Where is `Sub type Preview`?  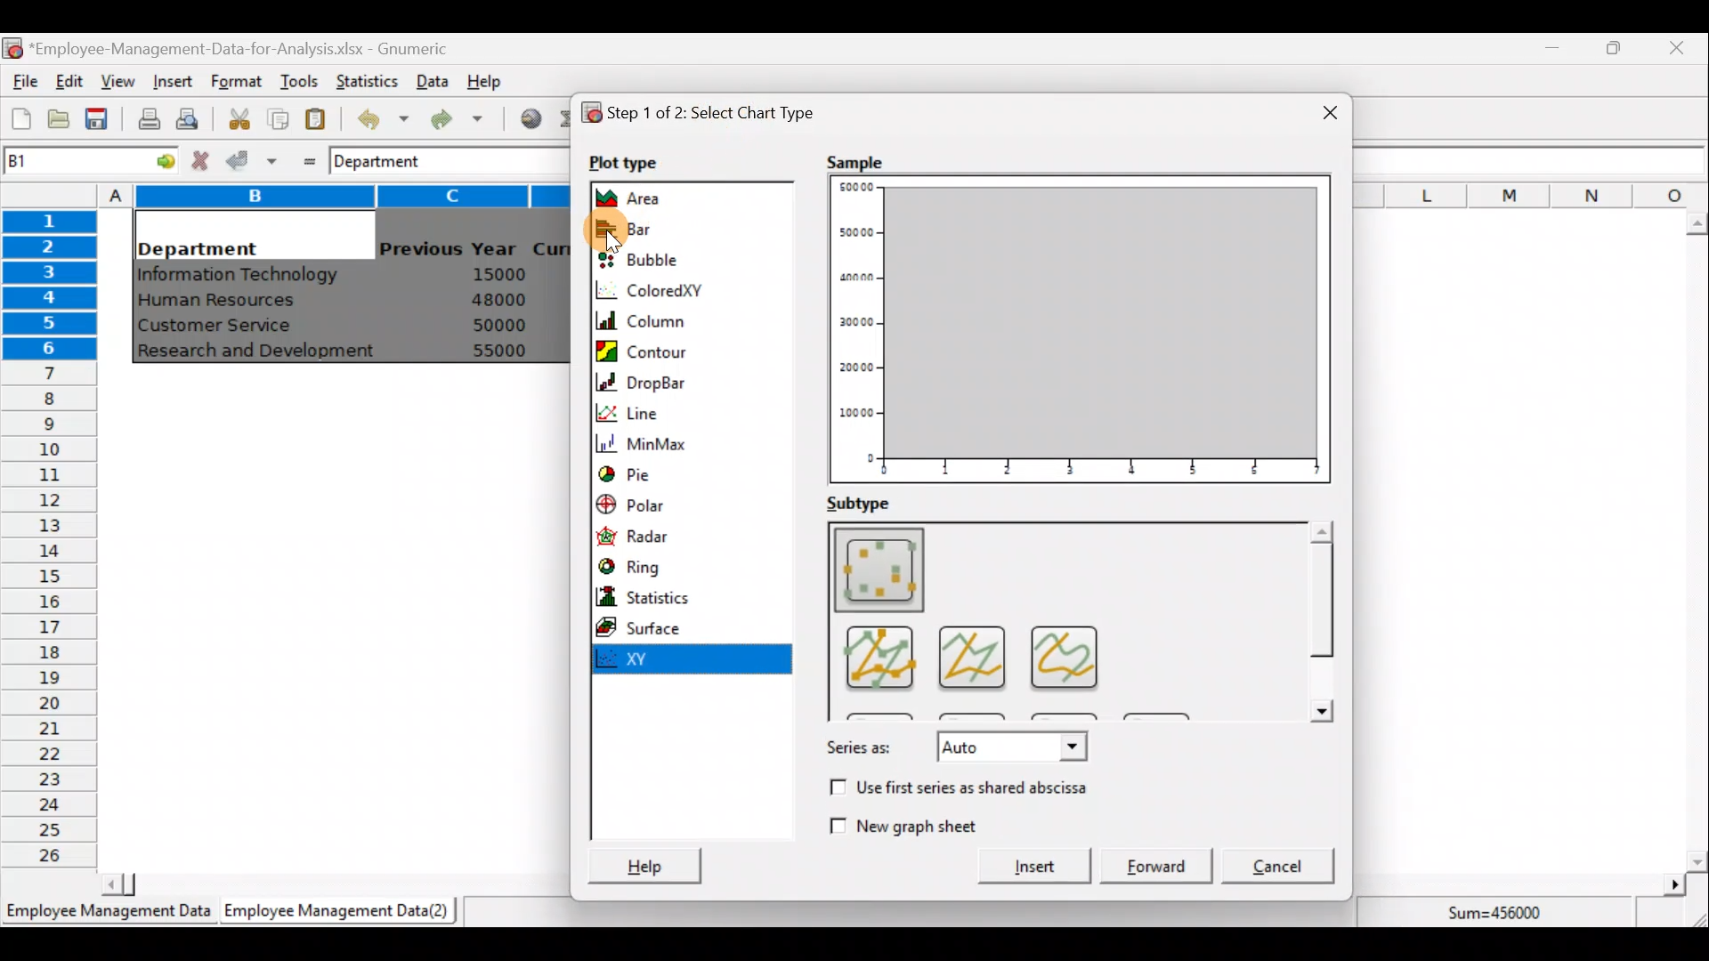
Sub type Preview is located at coordinates (1069, 621).